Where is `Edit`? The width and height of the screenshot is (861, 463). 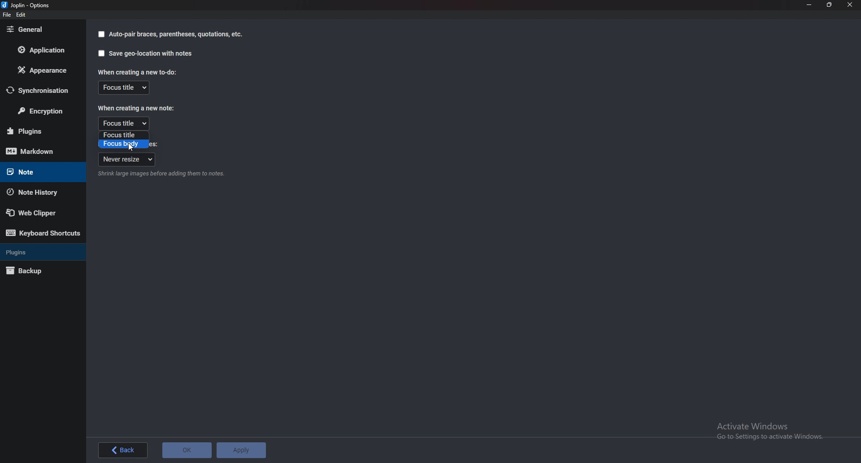
Edit is located at coordinates (22, 15).